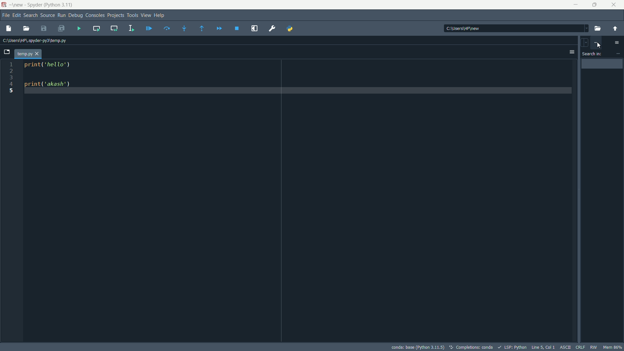 The width and height of the screenshot is (624, 351). What do you see at coordinates (453, 346) in the screenshot?
I see `completions: conda` at bounding box center [453, 346].